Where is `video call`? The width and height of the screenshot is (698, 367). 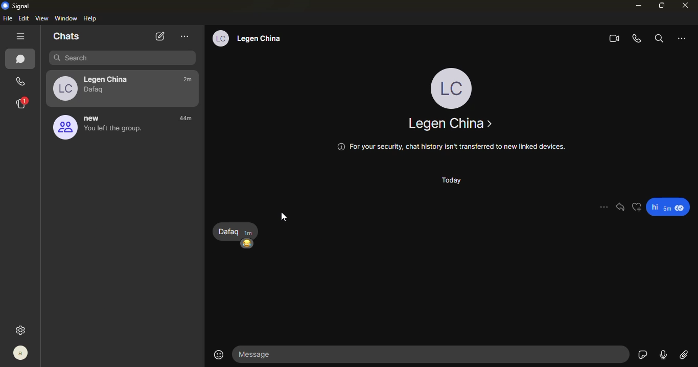
video call is located at coordinates (613, 39).